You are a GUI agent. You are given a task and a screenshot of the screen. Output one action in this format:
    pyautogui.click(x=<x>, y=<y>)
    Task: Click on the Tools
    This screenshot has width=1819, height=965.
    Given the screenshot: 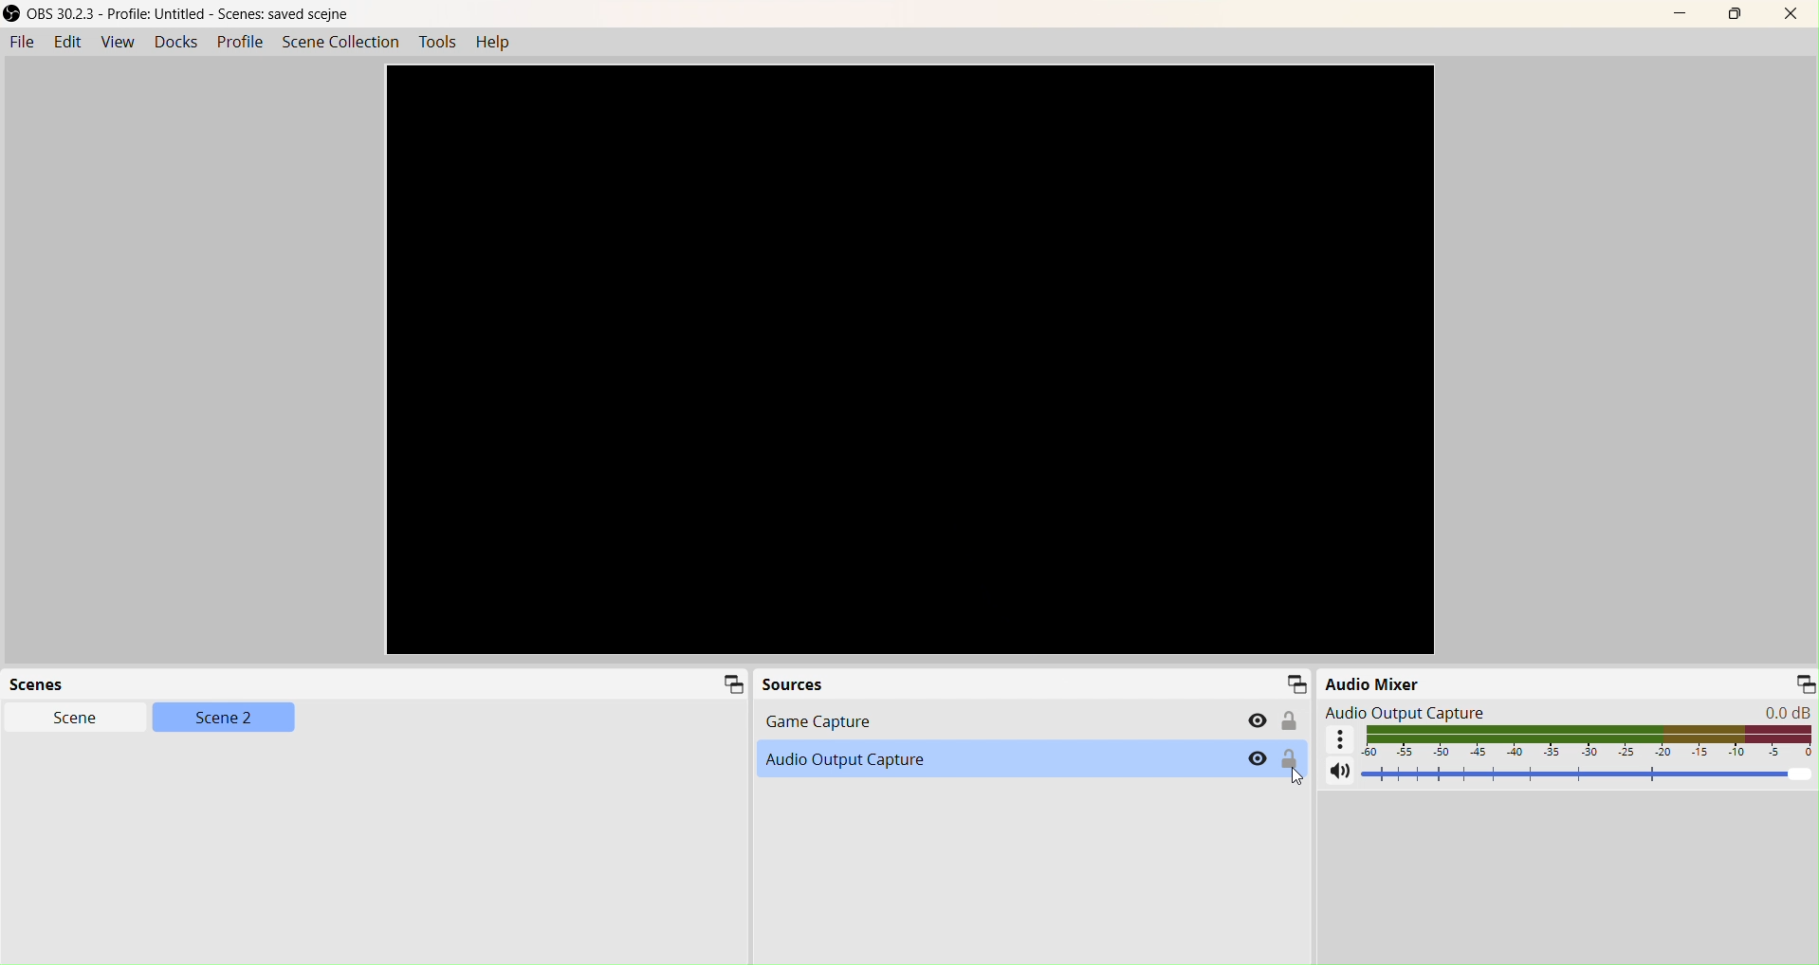 What is the action you would take?
    pyautogui.click(x=437, y=44)
    